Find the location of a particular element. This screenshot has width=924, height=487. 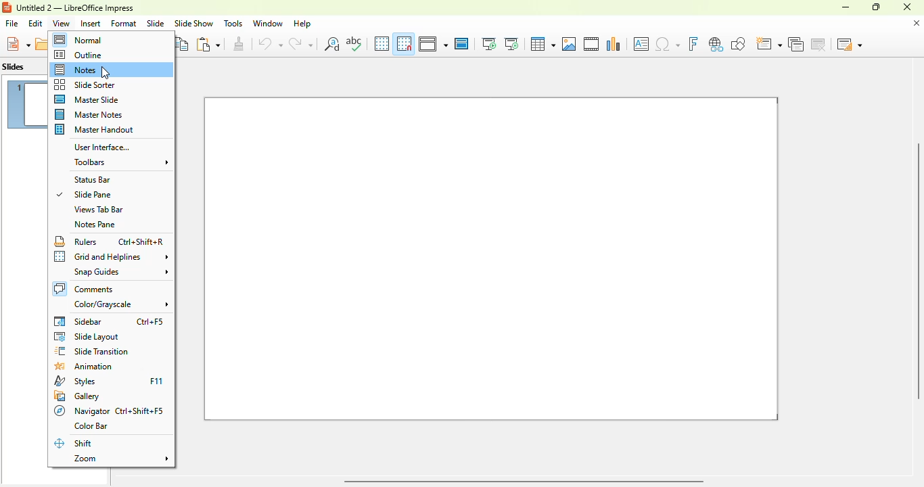

start from current slide is located at coordinates (511, 44).